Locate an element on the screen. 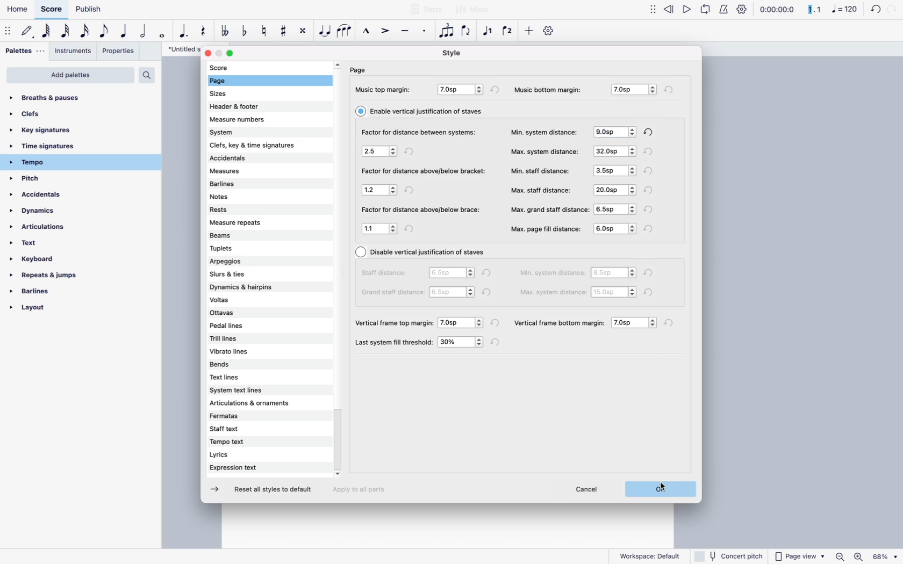  options is located at coordinates (380, 228).